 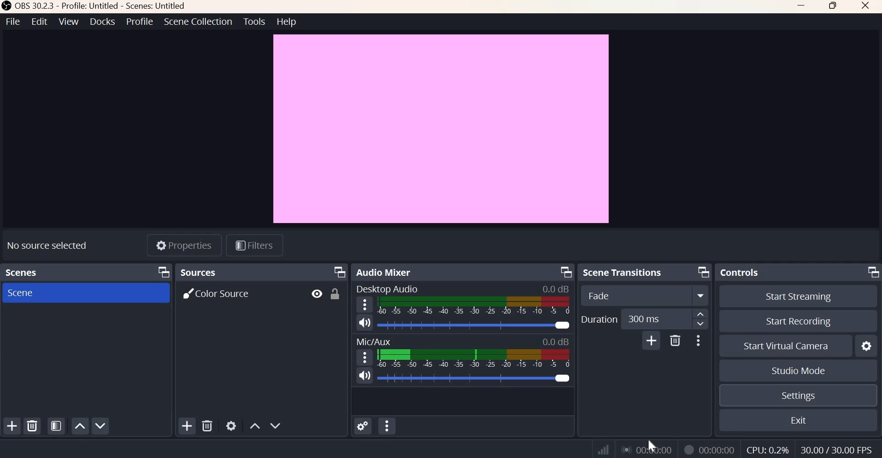 What do you see at coordinates (256, 245) in the screenshot?
I see `Open source filters` at bounding box center [256, 245].